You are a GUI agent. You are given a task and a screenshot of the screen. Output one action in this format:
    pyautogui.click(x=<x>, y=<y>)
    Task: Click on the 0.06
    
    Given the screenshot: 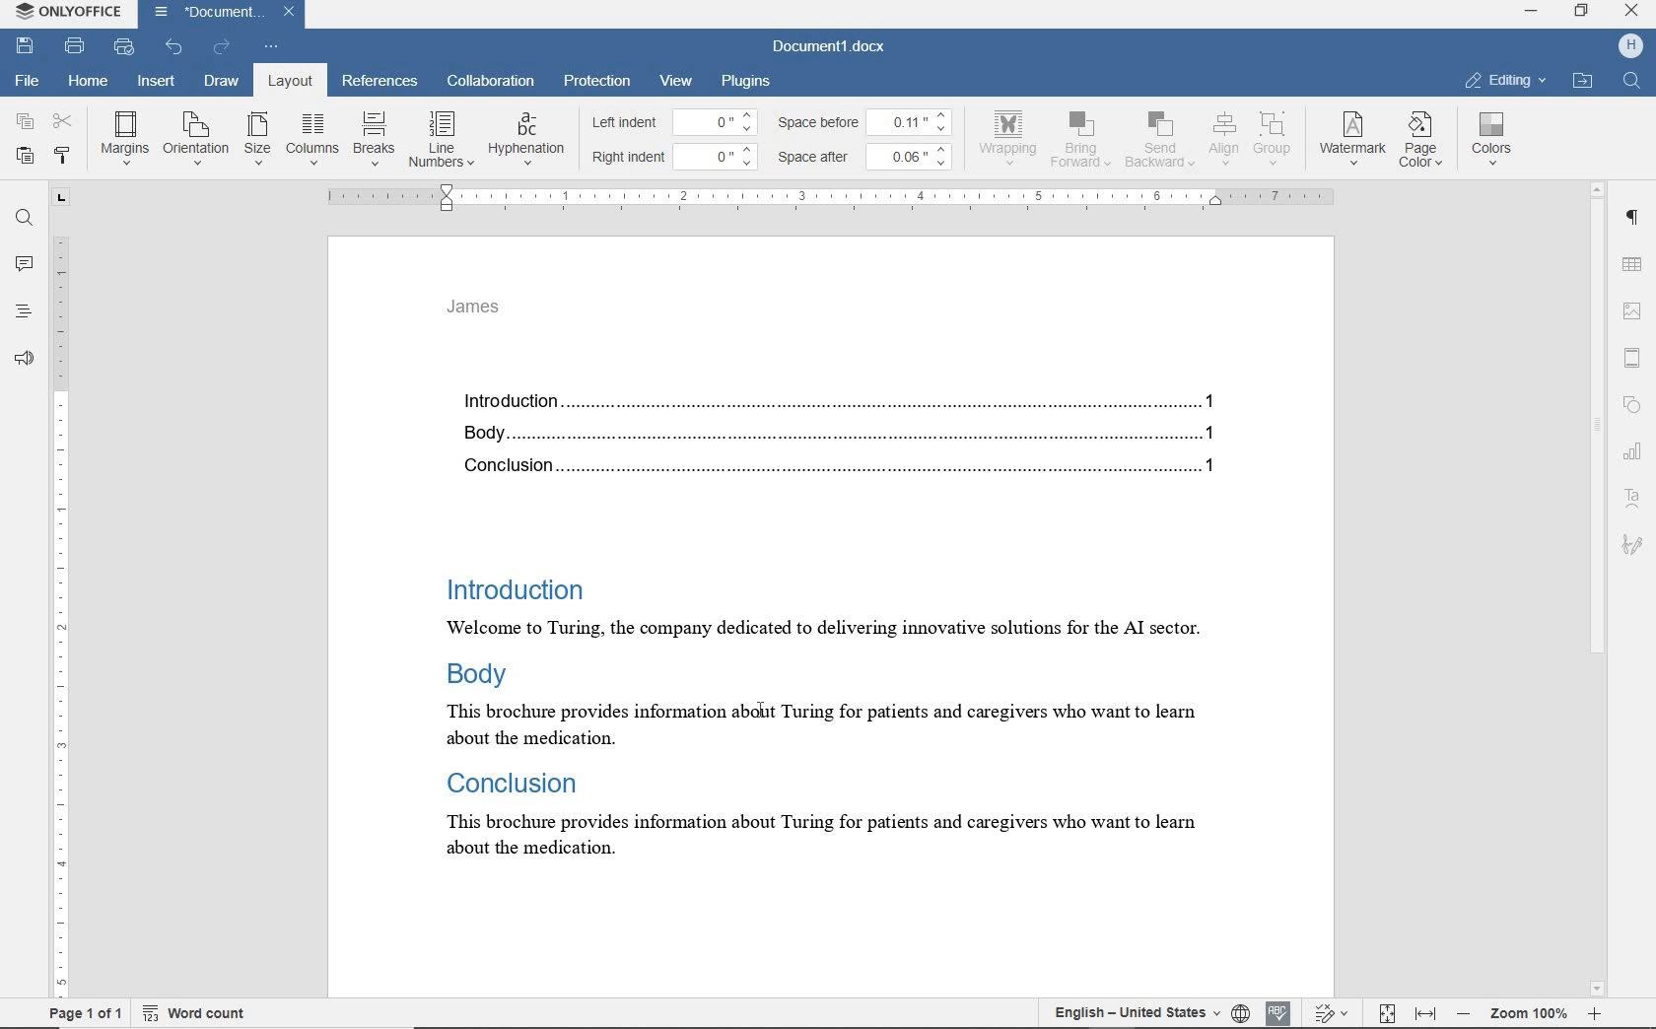 What is the action you would take?
    pyautogui.click(x=914, y=156)
    